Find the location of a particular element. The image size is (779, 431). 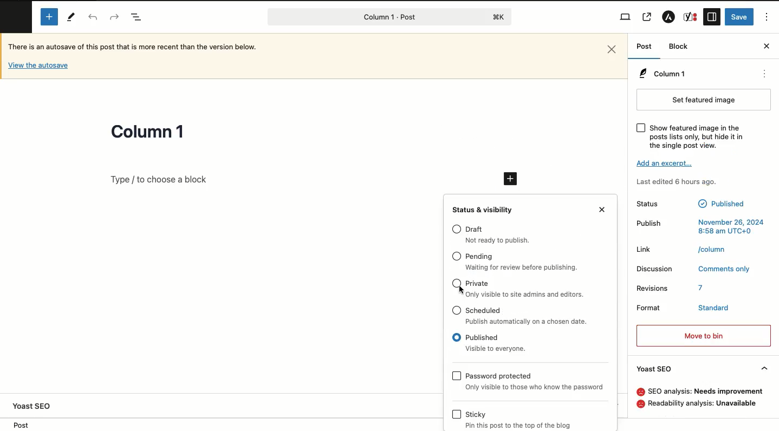

Private is located at coordinates (477, 284).